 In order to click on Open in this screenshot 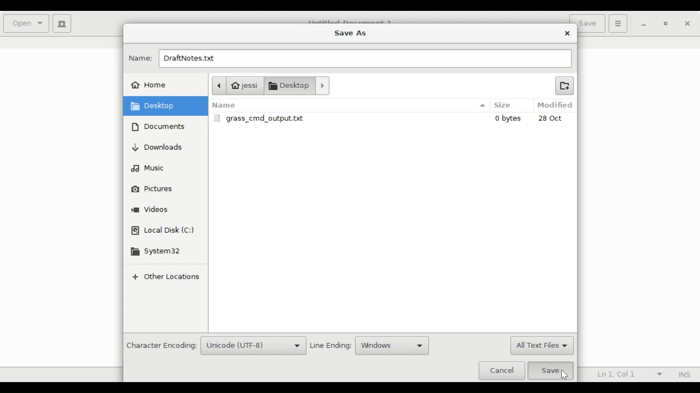, I will do `click(27, 24)`.